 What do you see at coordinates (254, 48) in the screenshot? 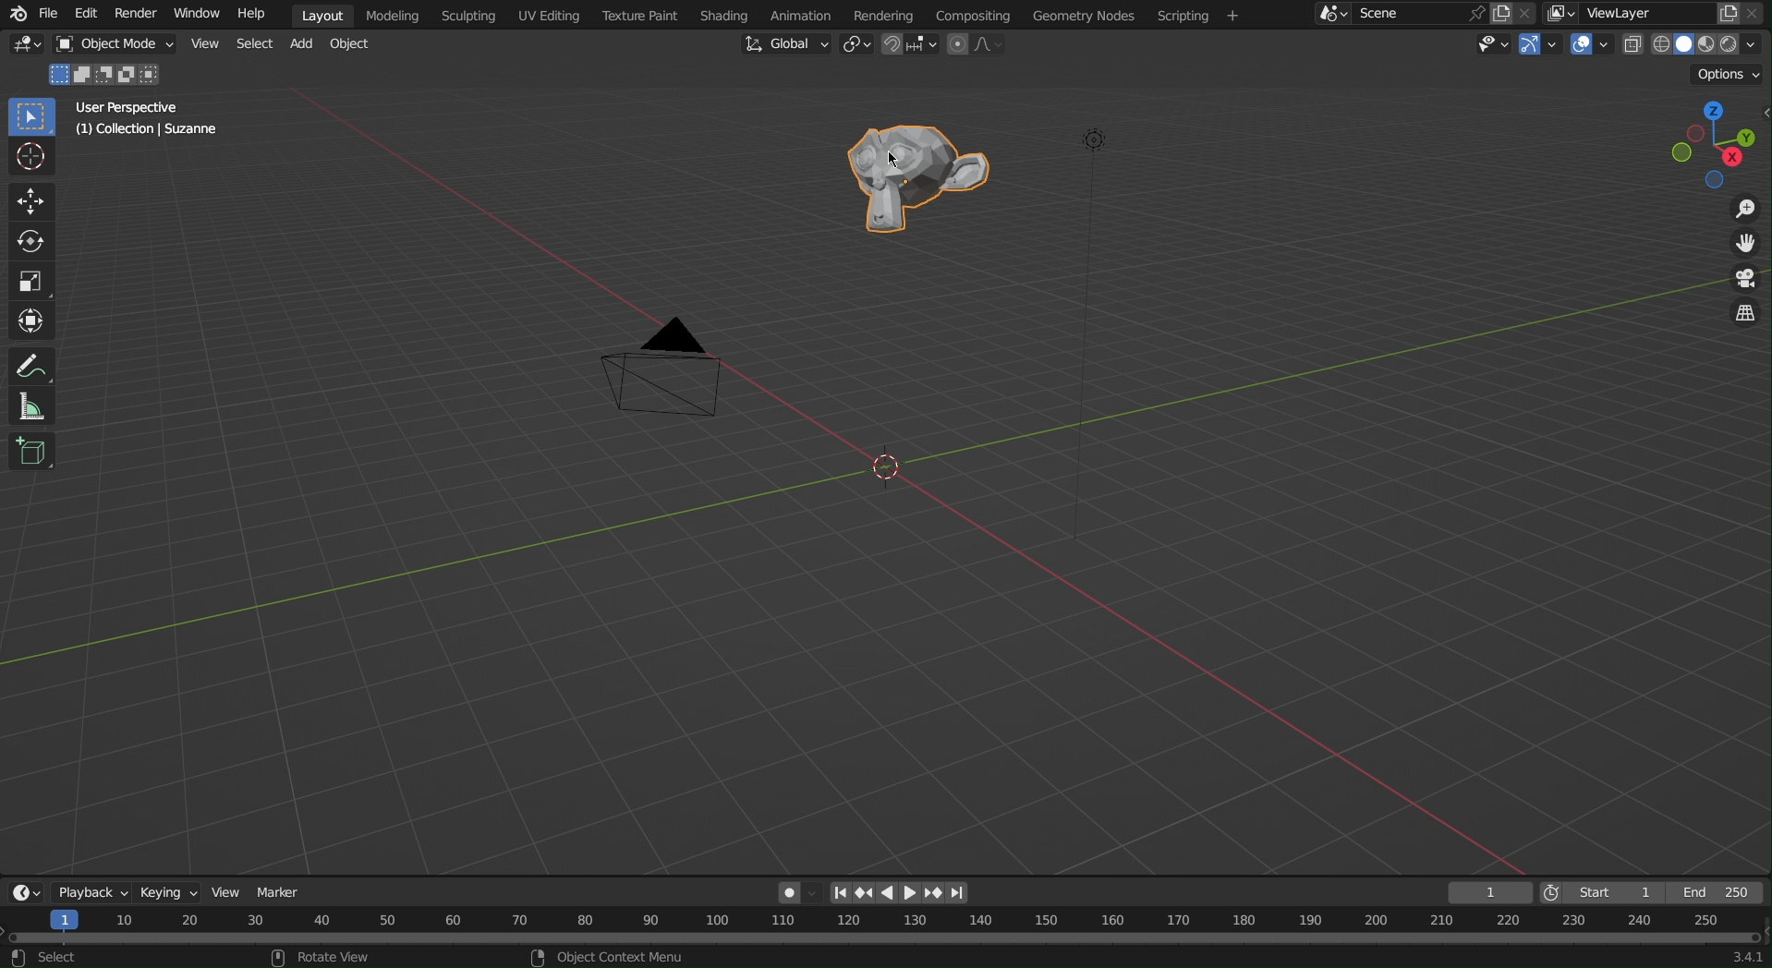
I see `Select` at bounding box center [254, 48].